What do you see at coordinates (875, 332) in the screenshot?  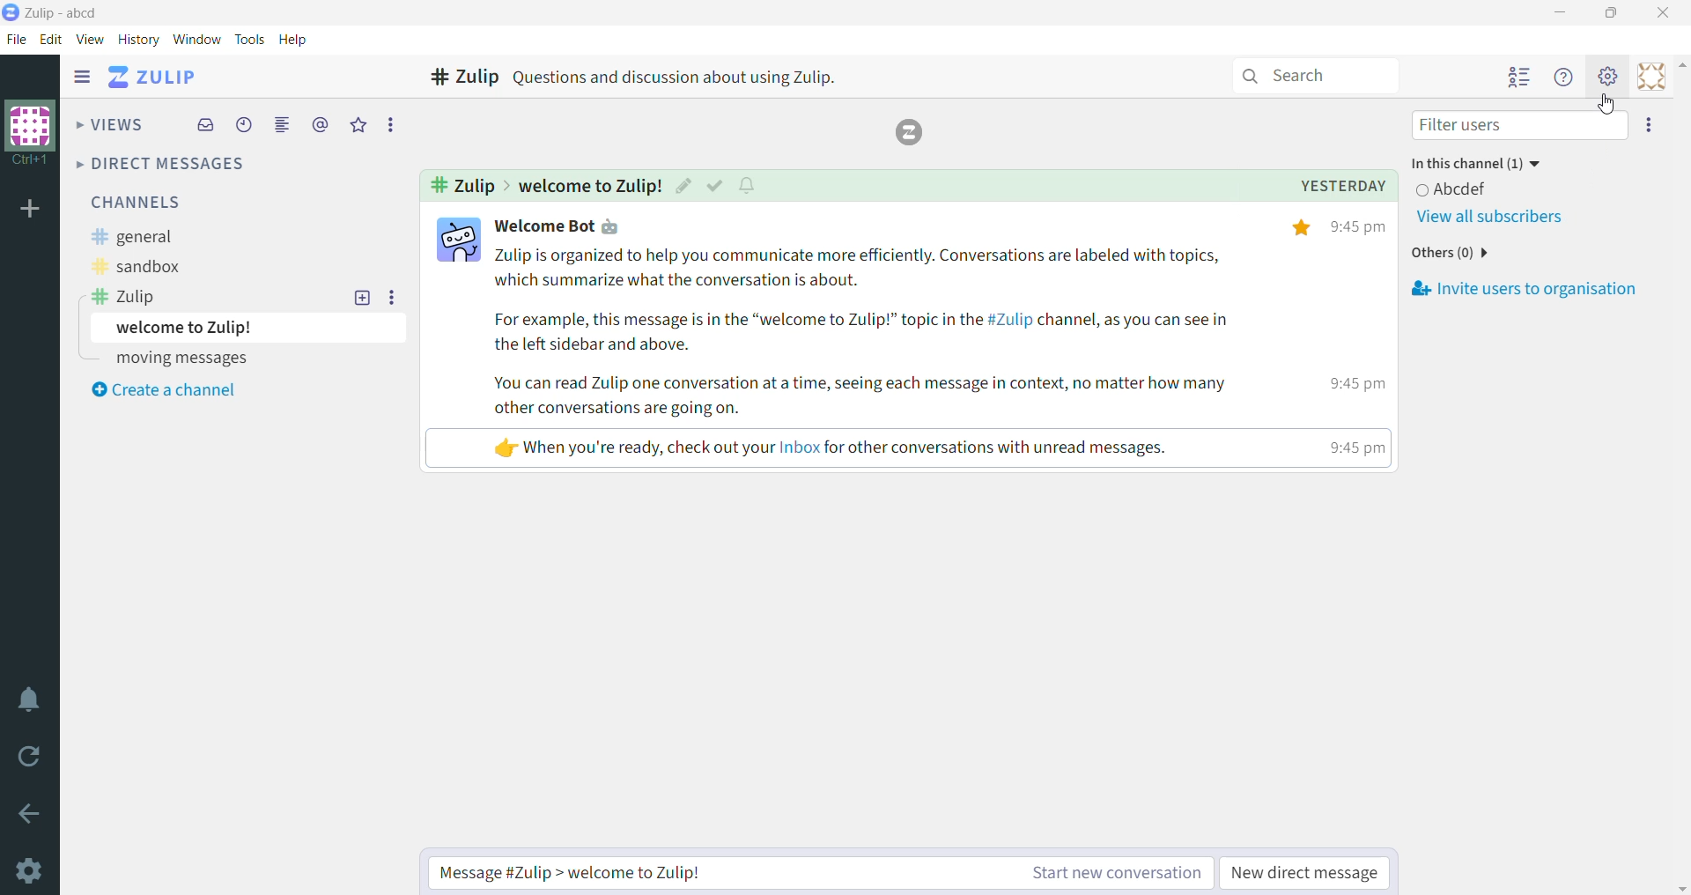 I see `Zulip is organized to help you communicate more efficiently. Conversations are labeled with topics,
which summarize what the conversation is about.
For example, this message is in the “welcome to Zulip!” topic in the #Zulip channel, as you can see in
the left sidebar and above.
You can read Zulip one conversation at a time, seeing each message in context, no matter how many
other conversations are going on.` at bounding box center [875, 332].